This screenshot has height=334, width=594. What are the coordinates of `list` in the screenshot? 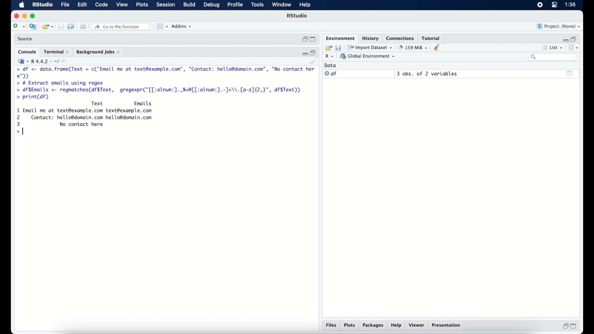 It's located at (554, 48).